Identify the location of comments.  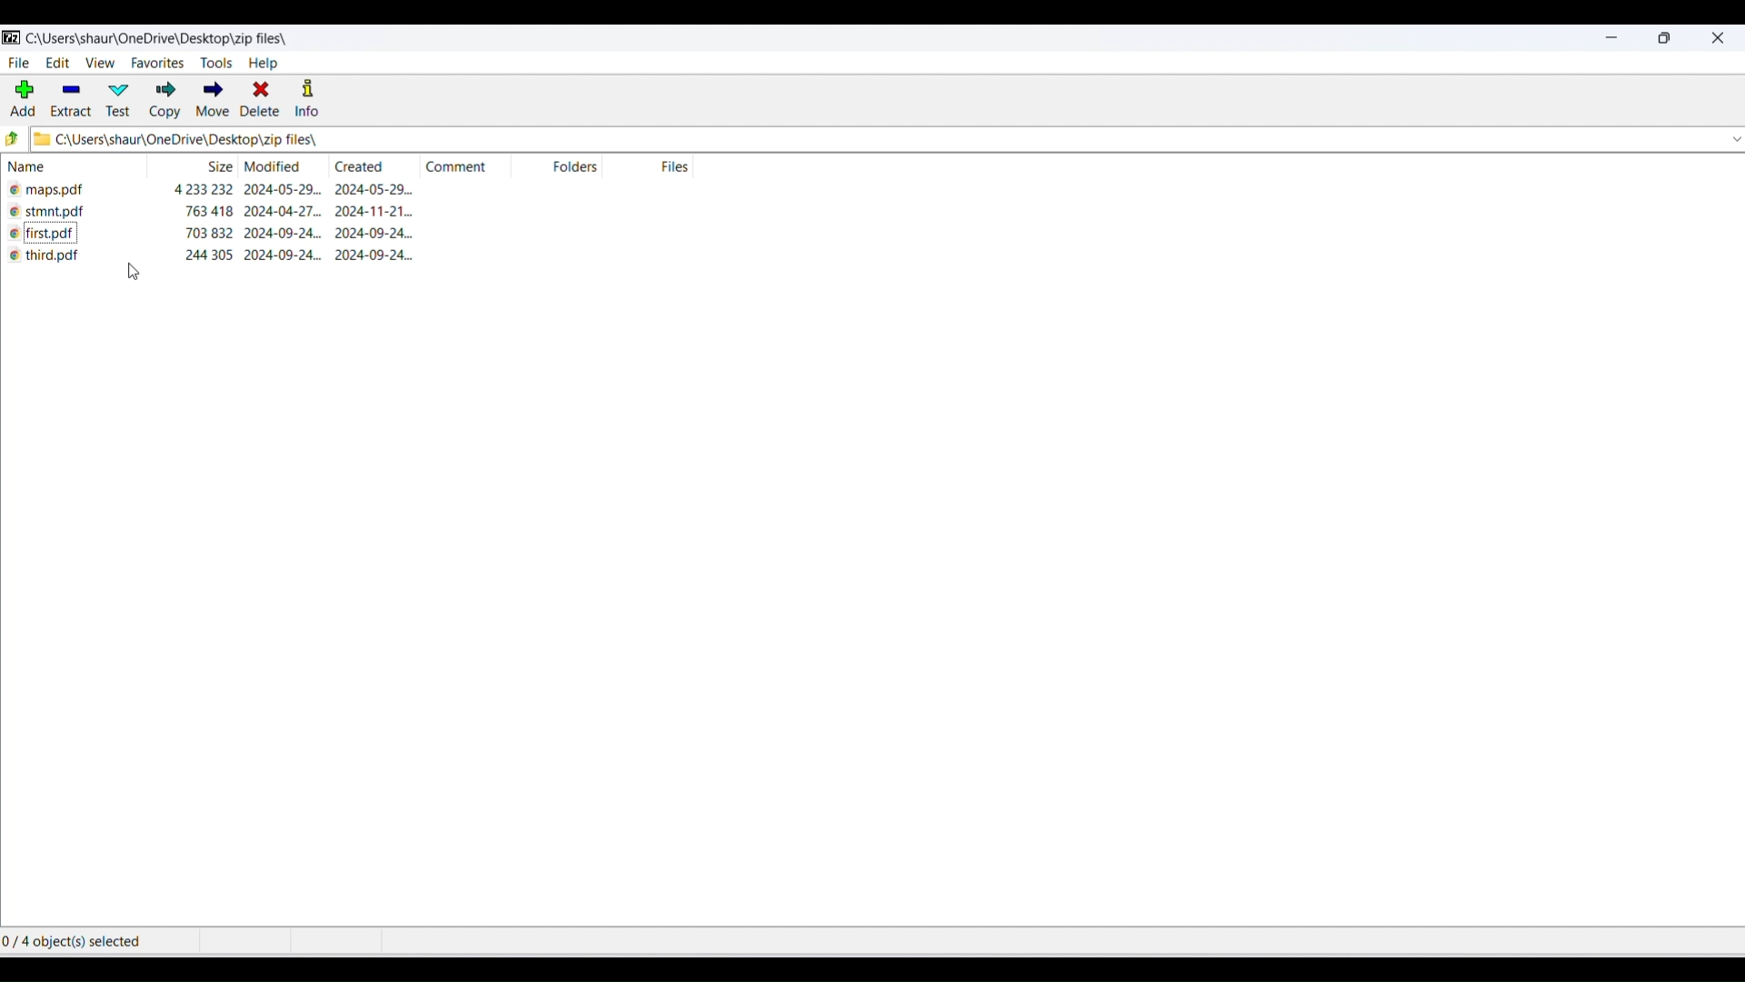
(455, 168).